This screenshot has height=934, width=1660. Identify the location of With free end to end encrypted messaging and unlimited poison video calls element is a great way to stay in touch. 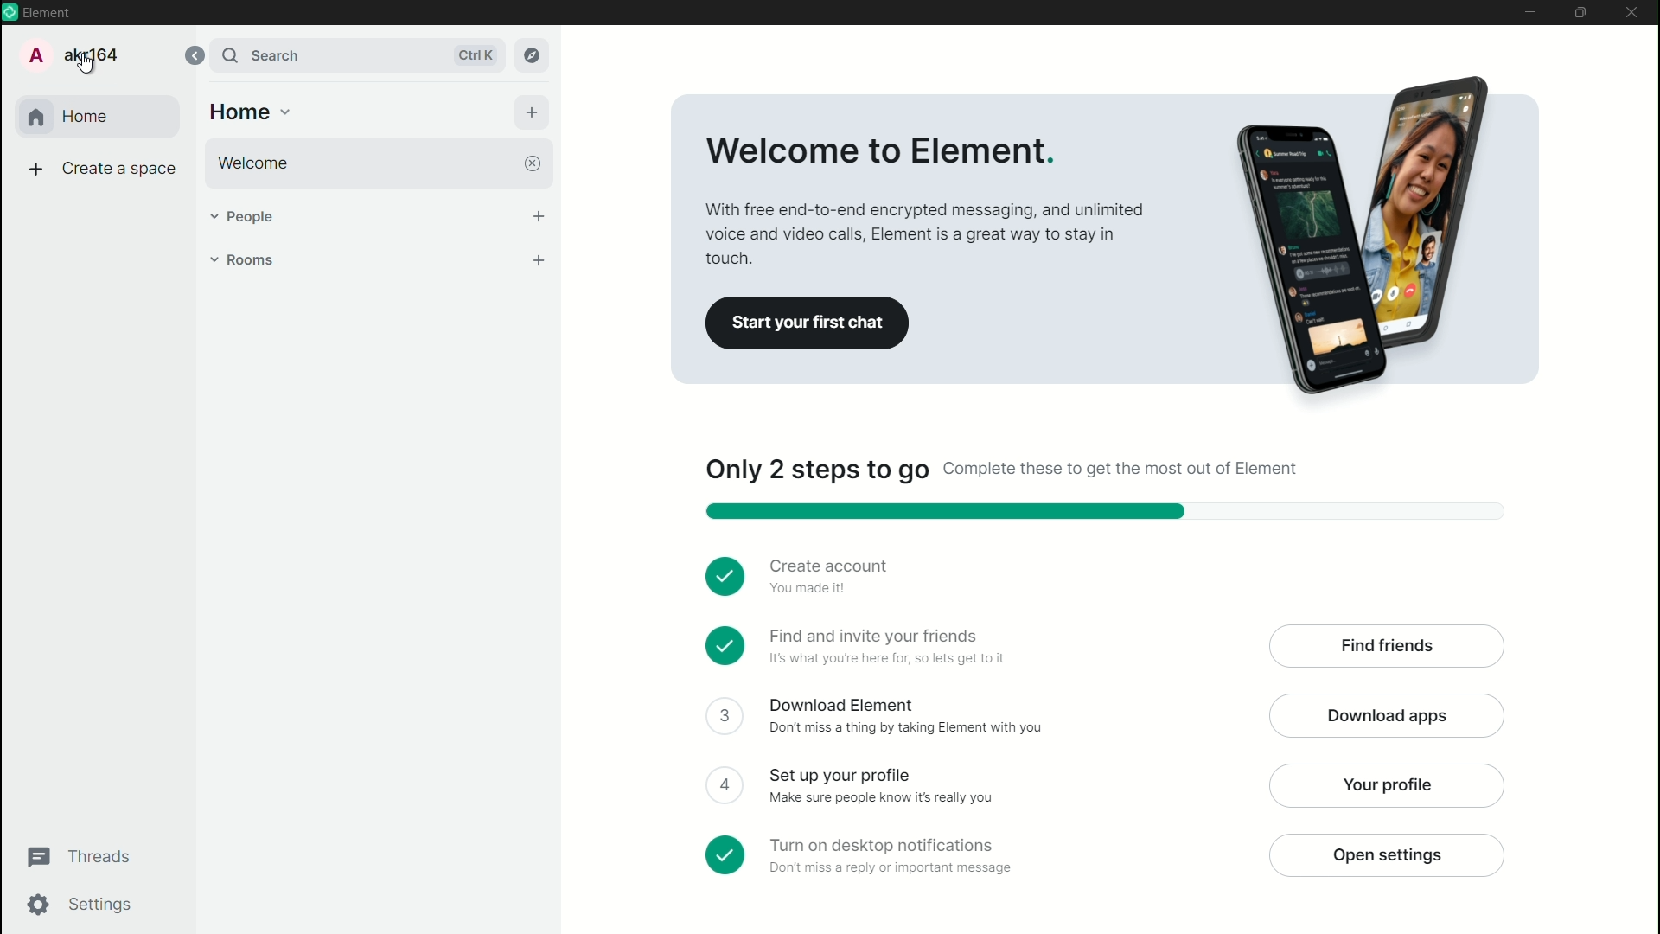
(923, 233).